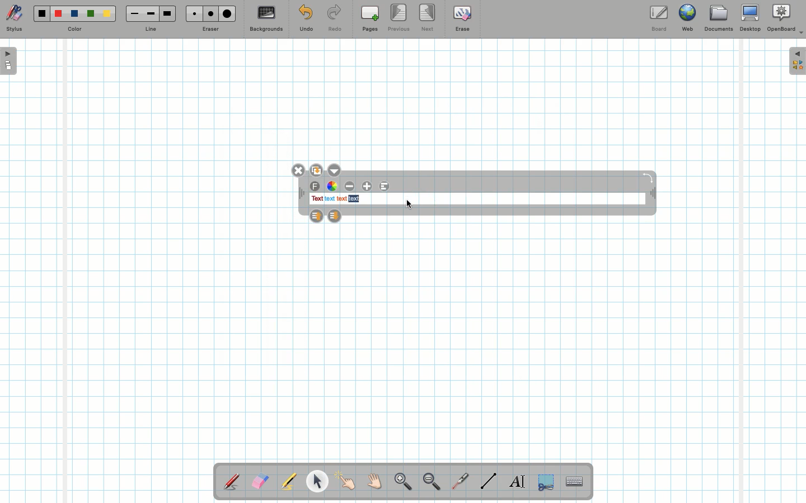 This screenshot has width=806, height=503. What do you see at coordinates (168, 13) in the screenshot?
I see `Large line` at bounding box center [168, 13].